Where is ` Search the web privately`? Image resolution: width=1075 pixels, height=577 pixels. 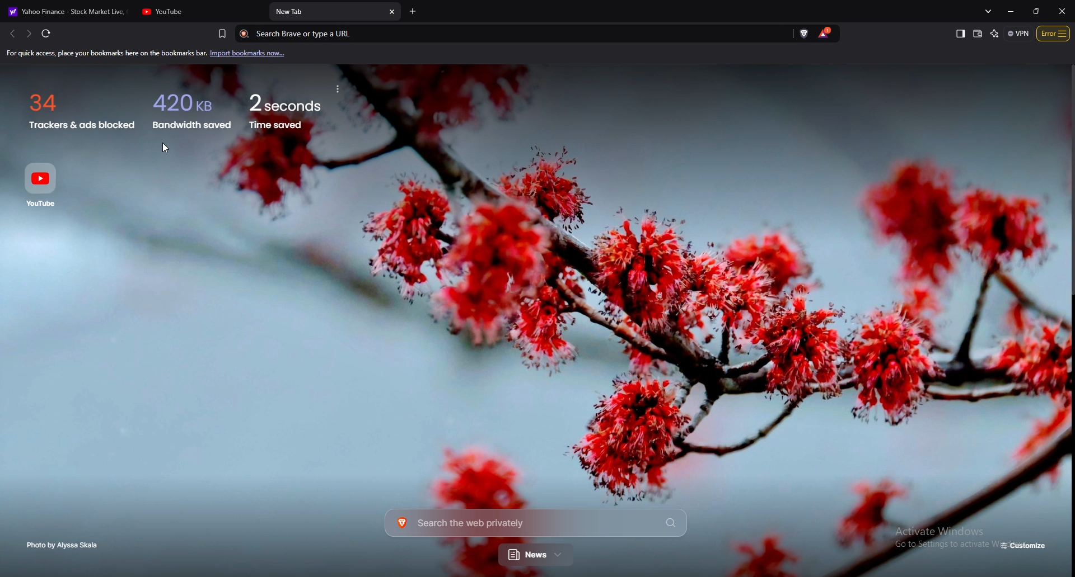  Search the web privately is located at coordinates (535, 522).